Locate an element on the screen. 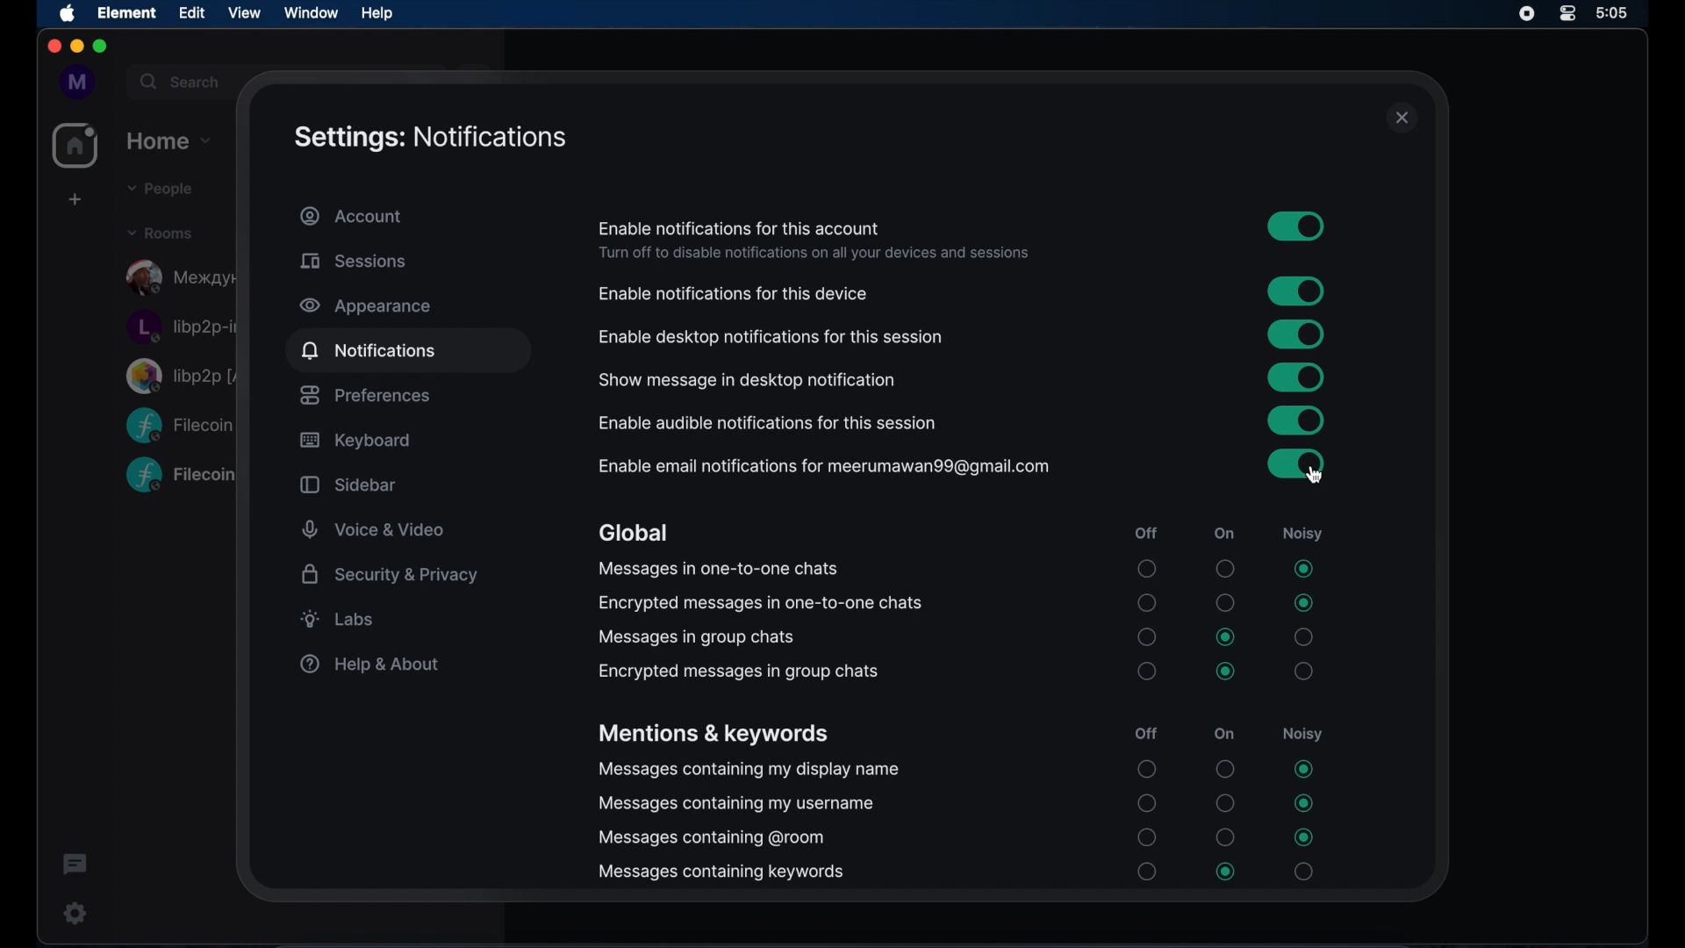  encrypted messages in group chats is located at coordinates (738, 672).